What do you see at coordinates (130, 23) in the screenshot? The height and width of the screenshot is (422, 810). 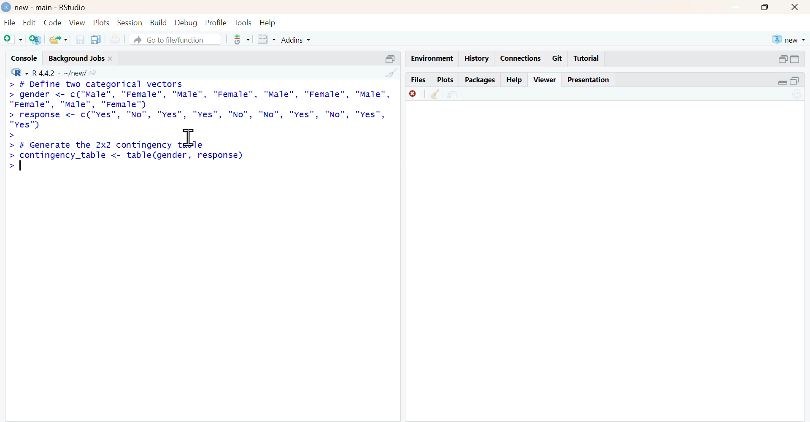 I see `session` at bounding box center [130, 23].